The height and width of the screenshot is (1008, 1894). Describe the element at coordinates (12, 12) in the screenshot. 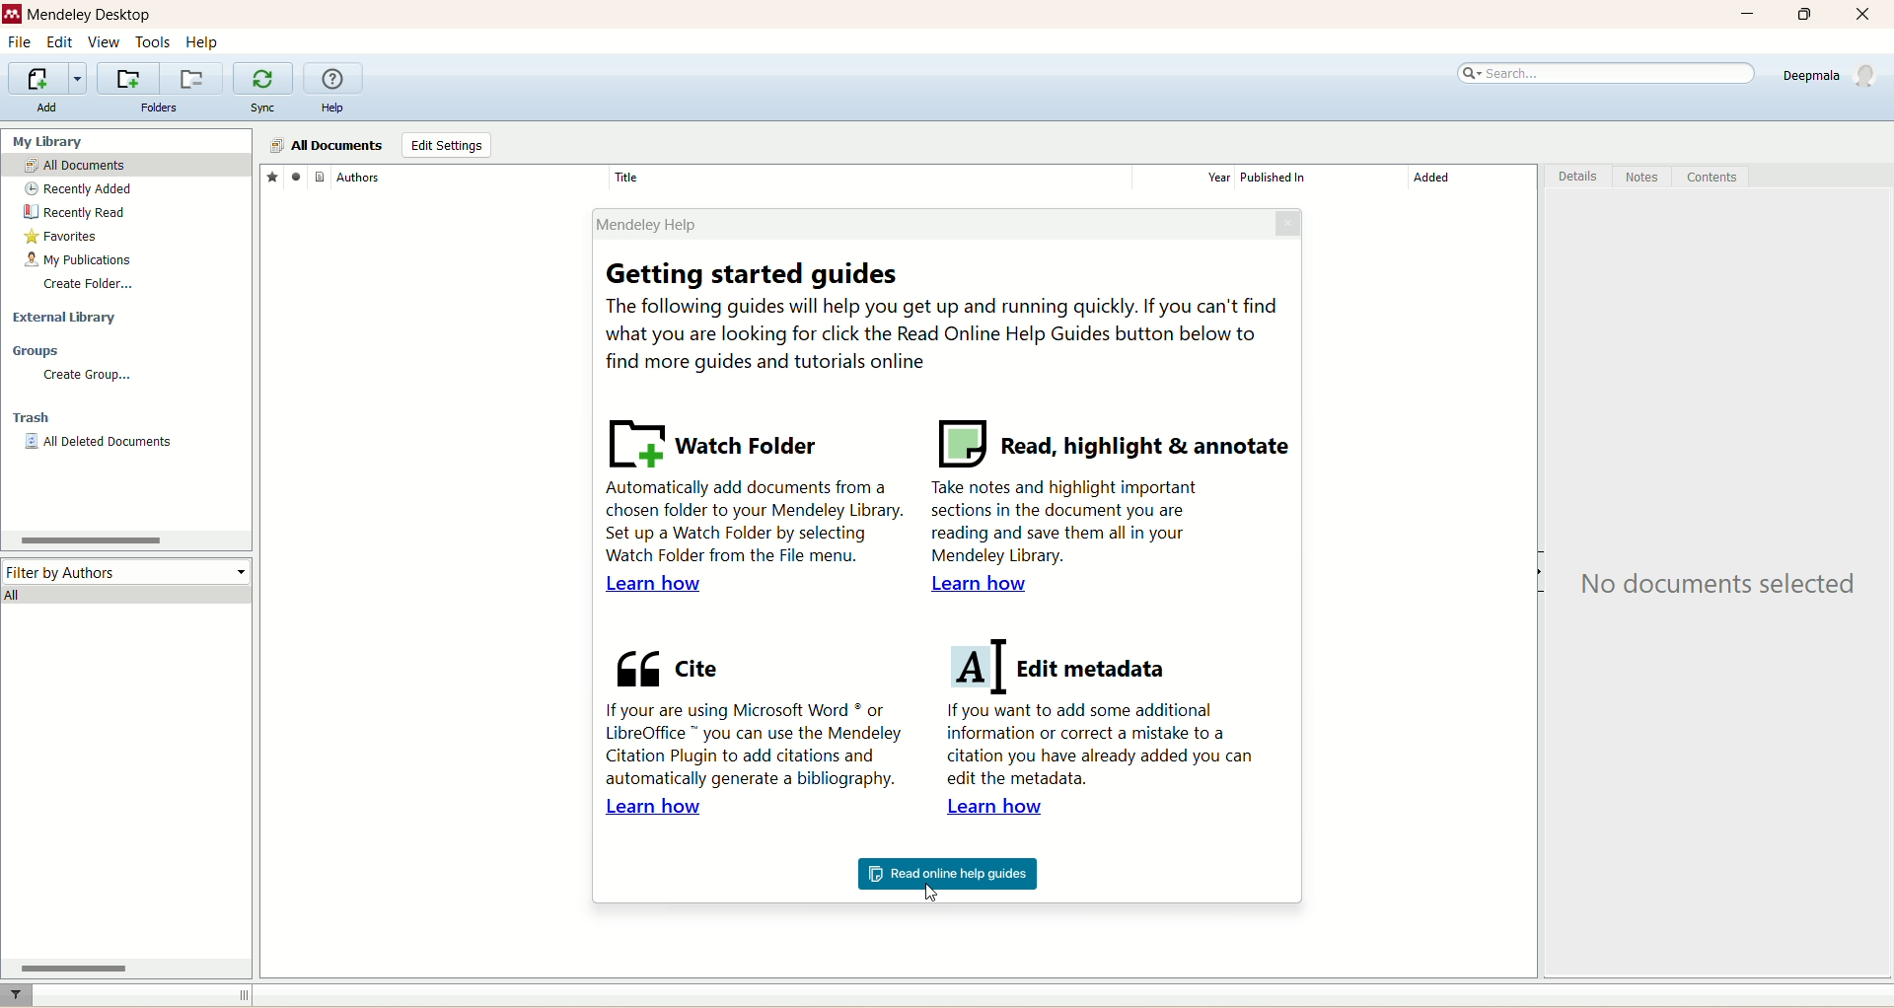

I see `logo` at that location.